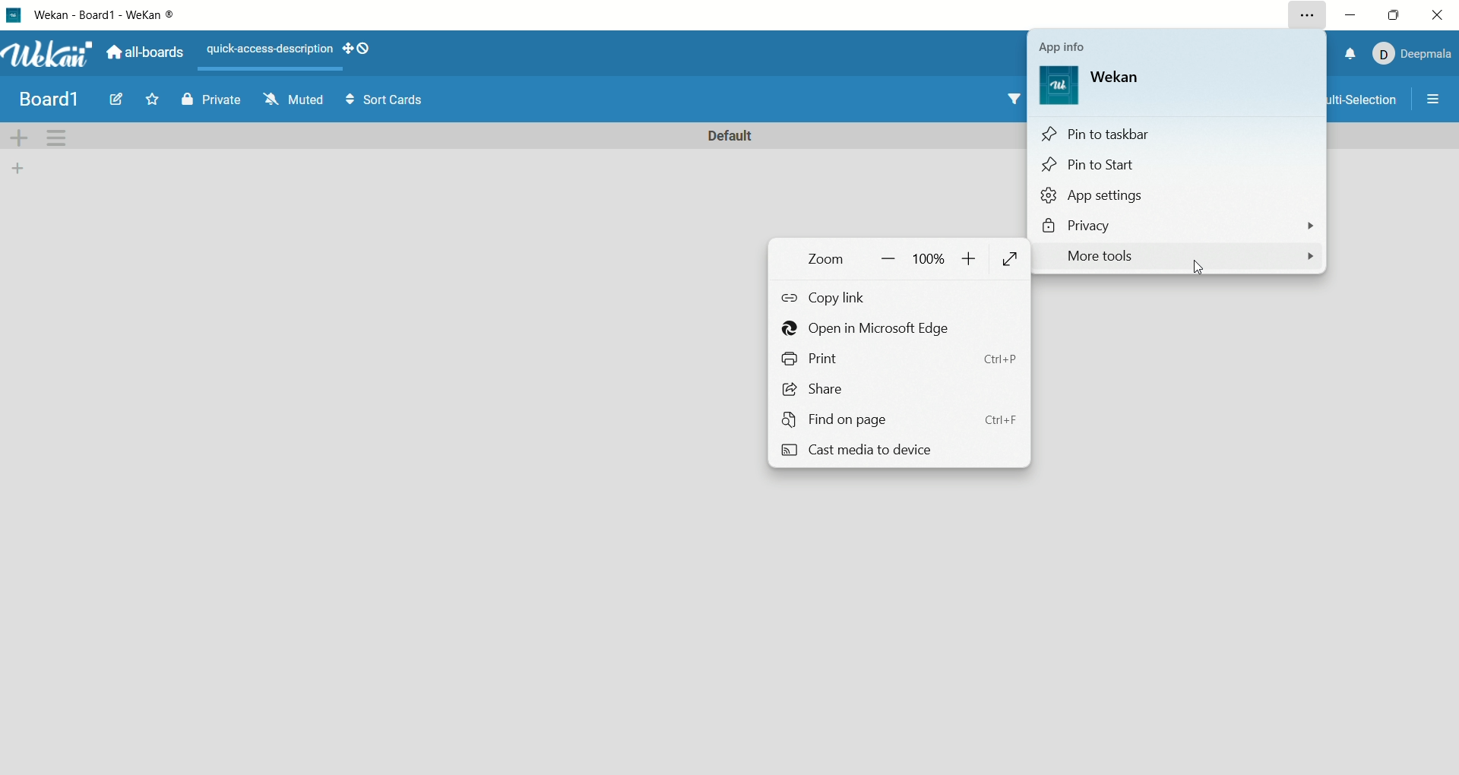  Describe the element at coordinates (387, 99) in the screenshot. I see `sort cards` at that location.